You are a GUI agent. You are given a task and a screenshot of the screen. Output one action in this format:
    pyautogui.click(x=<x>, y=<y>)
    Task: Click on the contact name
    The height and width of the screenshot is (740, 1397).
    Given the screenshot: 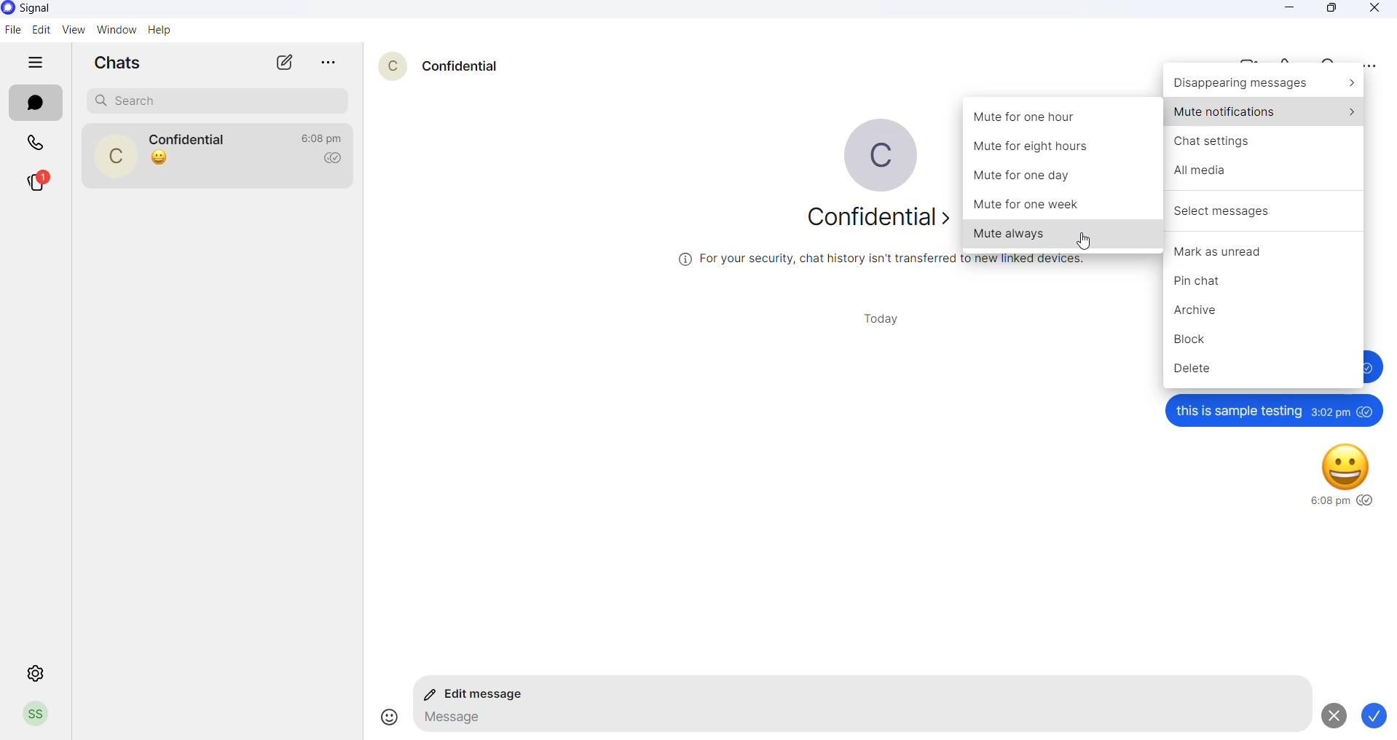 What is the action you would take?
    pyautogui.click(x=192, y=138)
    